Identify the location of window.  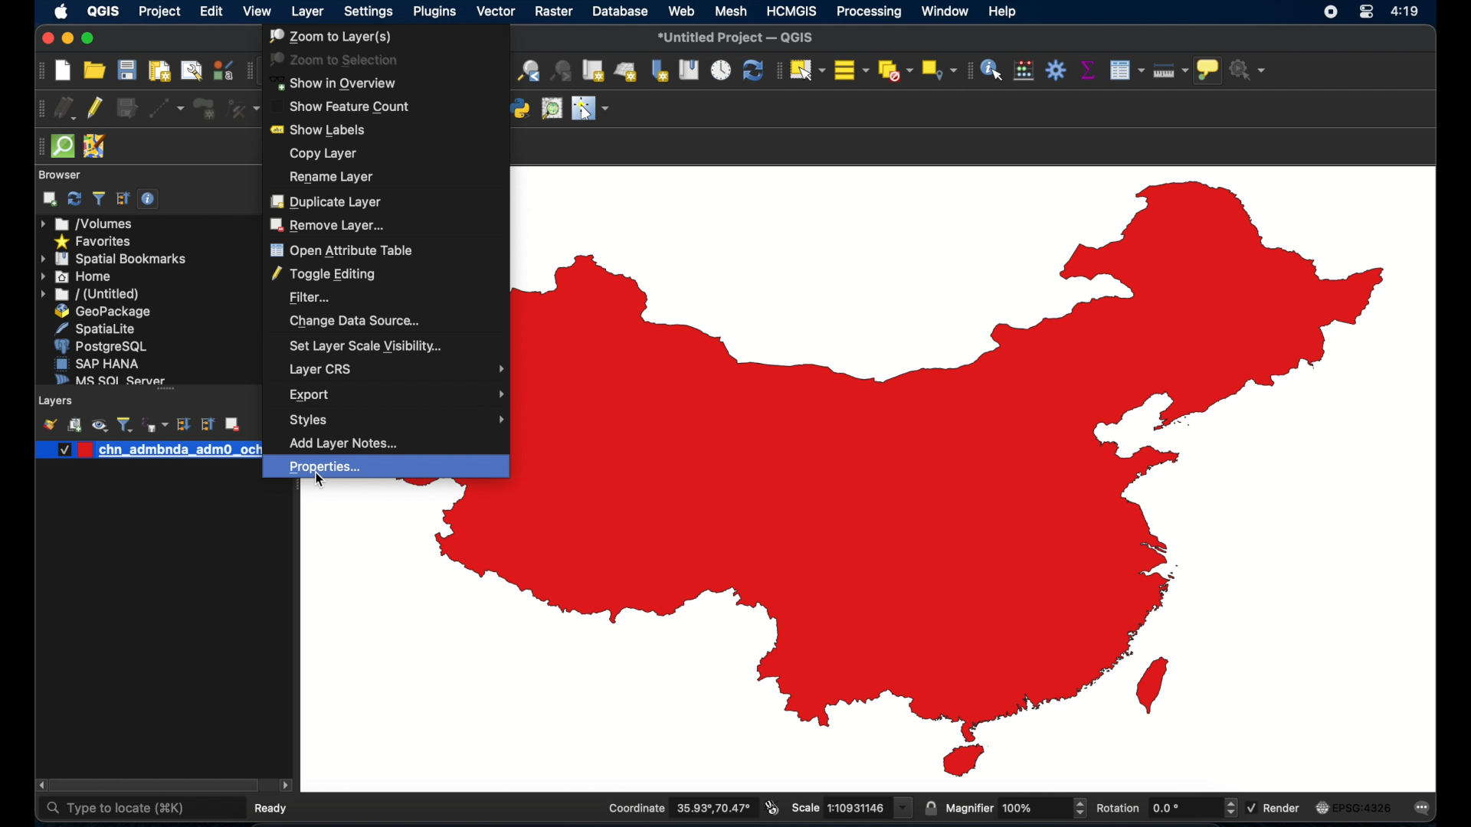
(946, 11).